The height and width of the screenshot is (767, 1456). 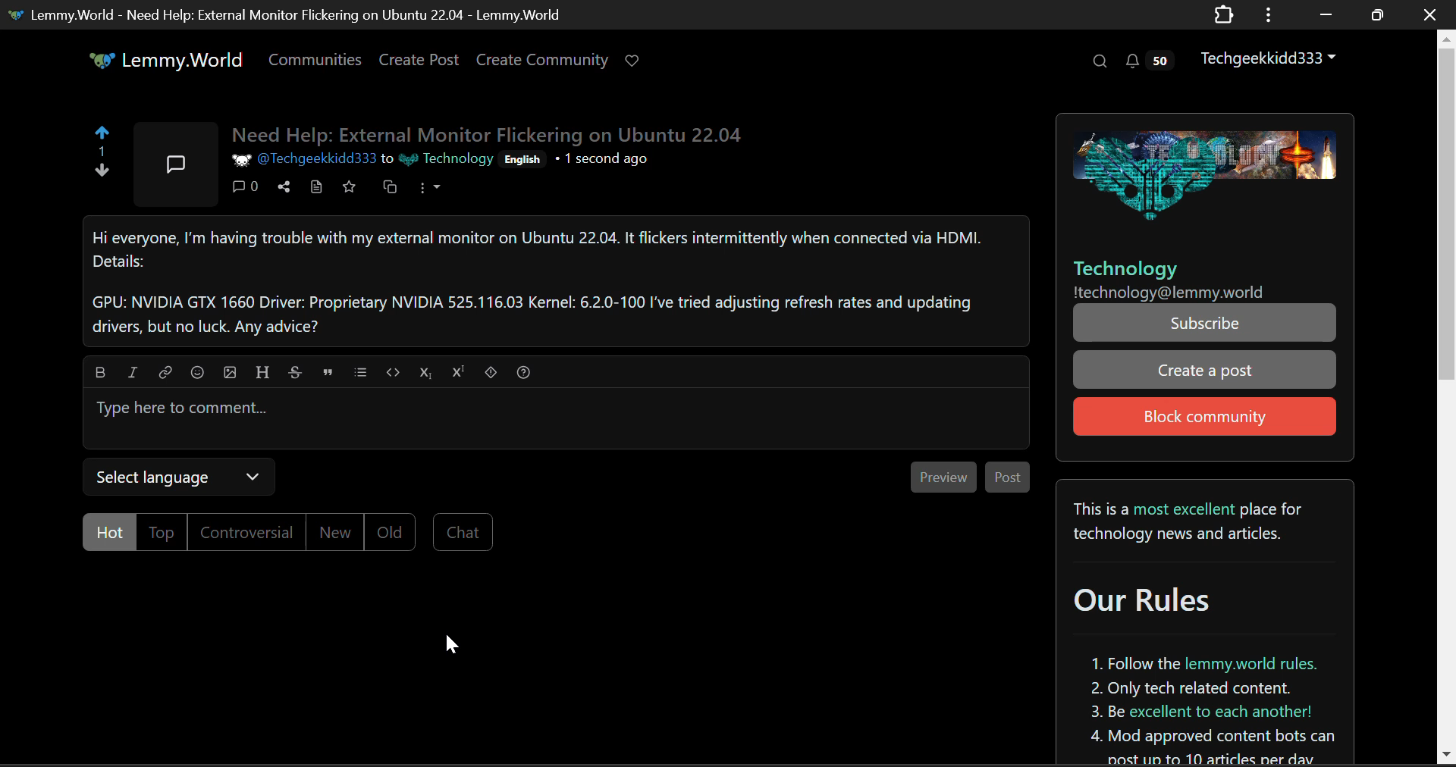 I want to click on Techgeekkidd333, so click(x=1269, y=56).